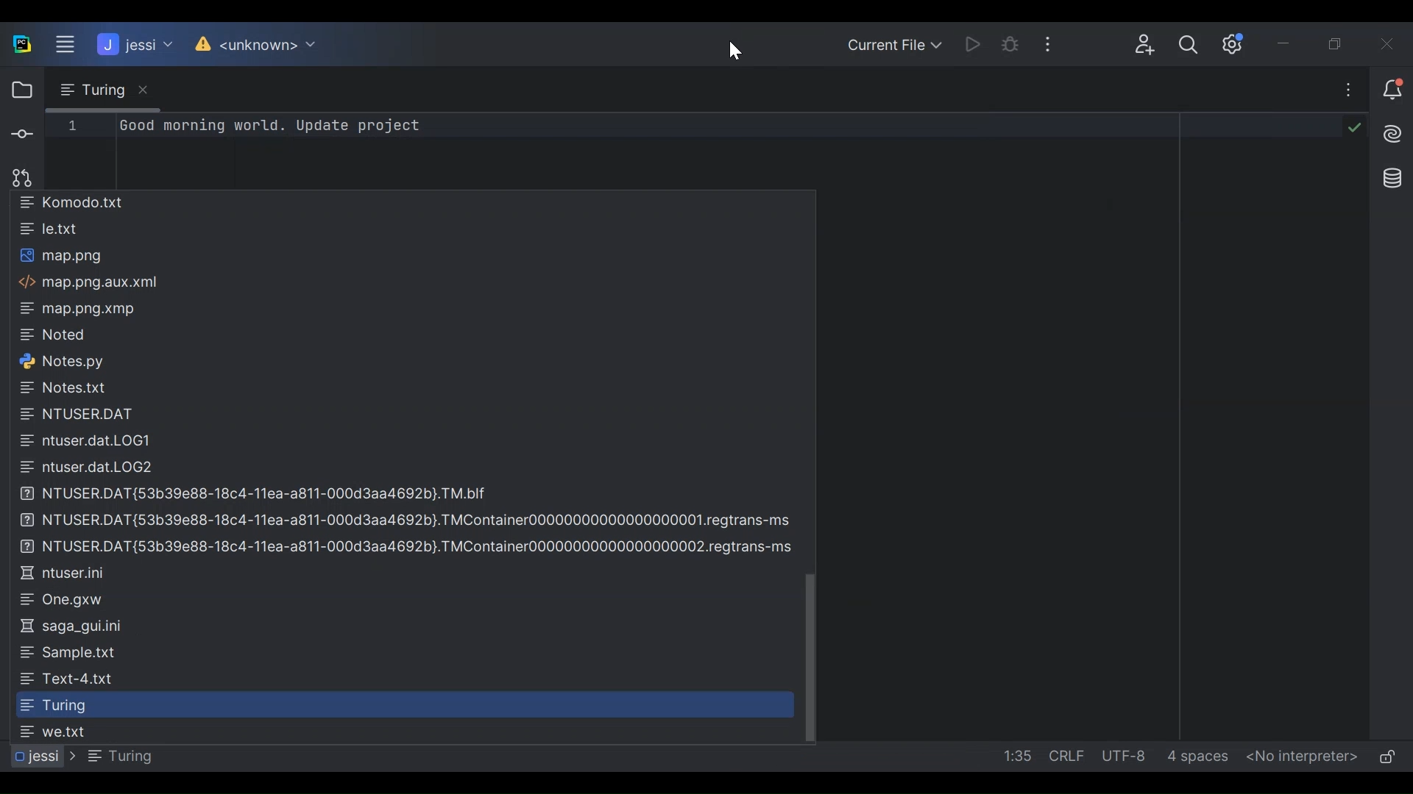 The image size is (1413, 794). What do you see at coordinates (71, 387) in the screenshot?
I see `Notes.txt` at bounding box center [71, 387].